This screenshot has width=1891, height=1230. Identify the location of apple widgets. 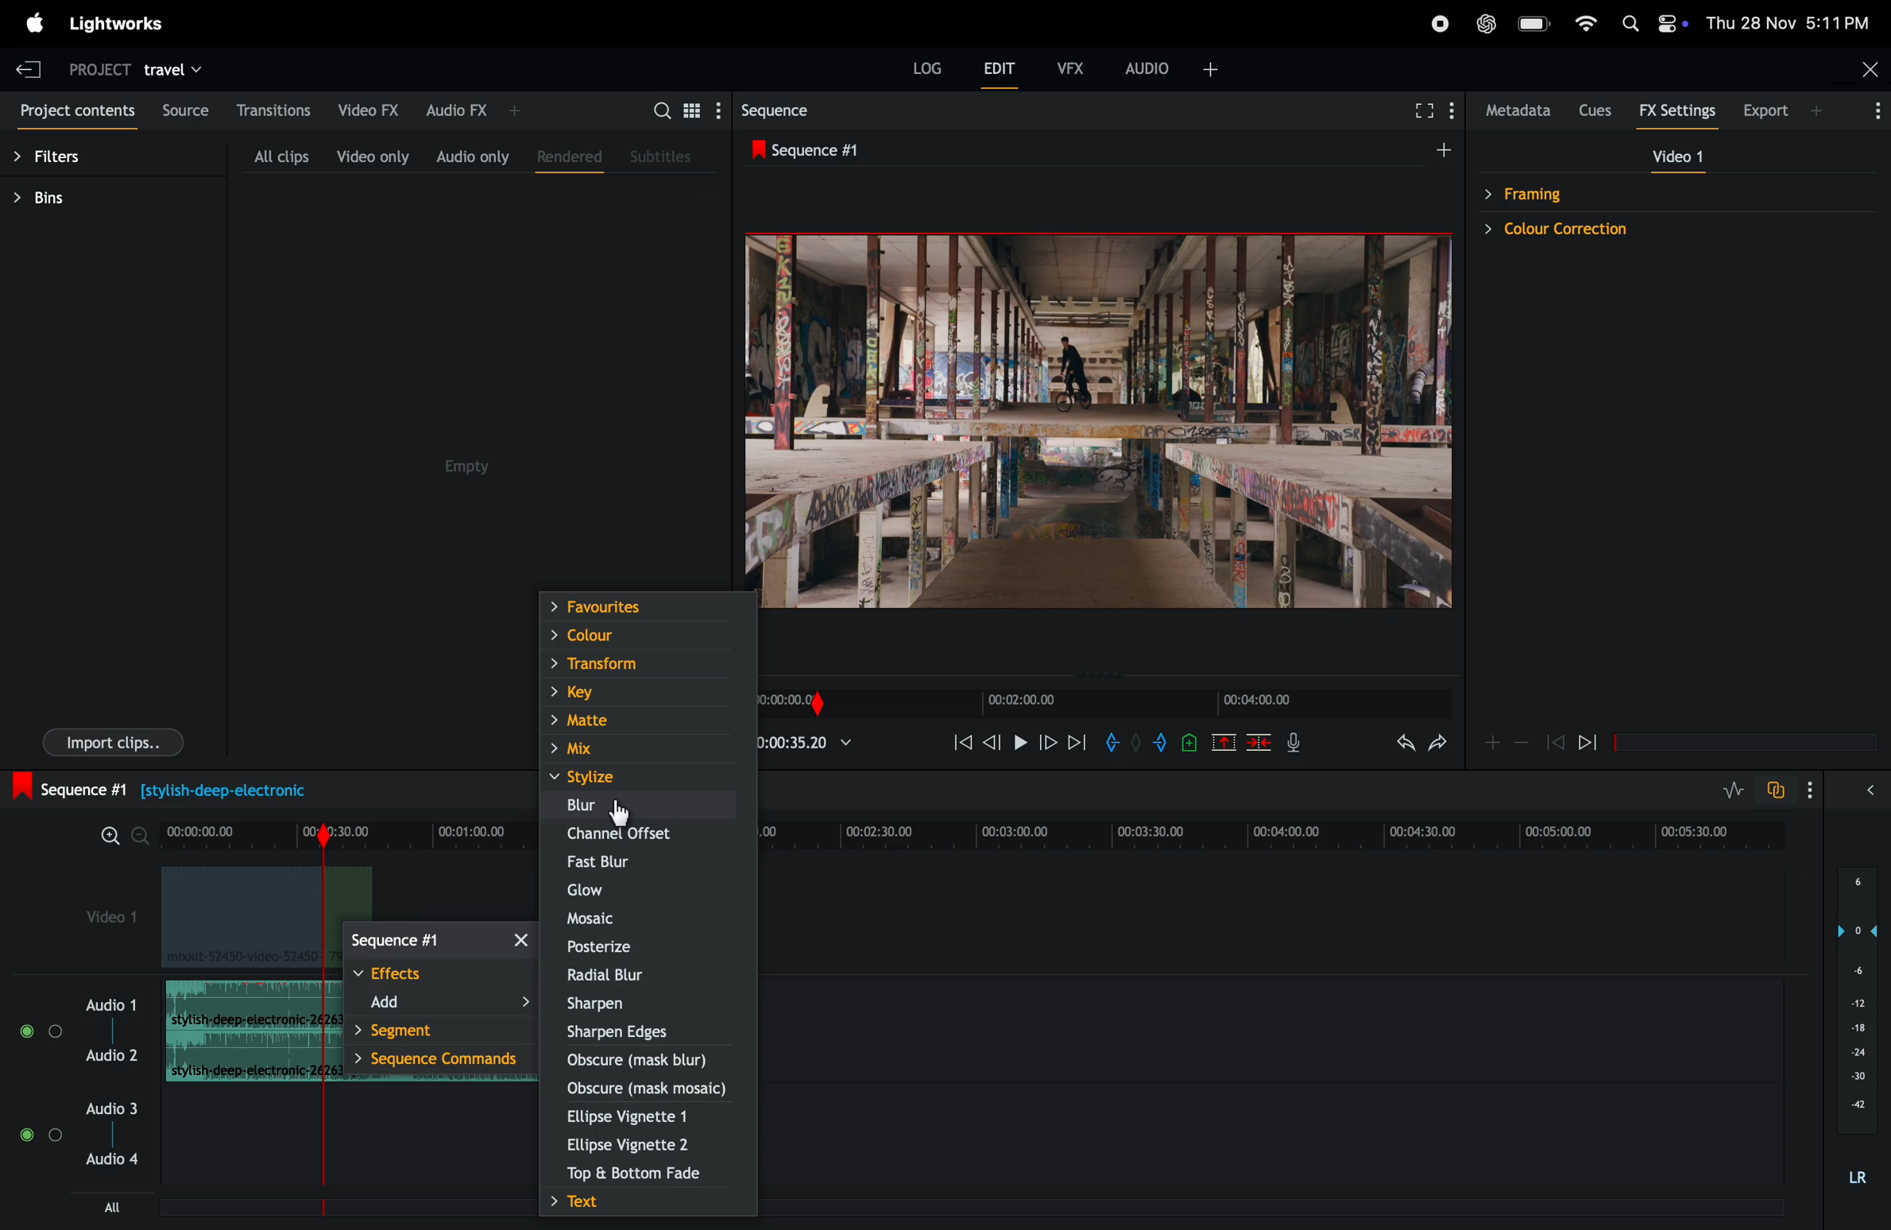
(1626, 21).